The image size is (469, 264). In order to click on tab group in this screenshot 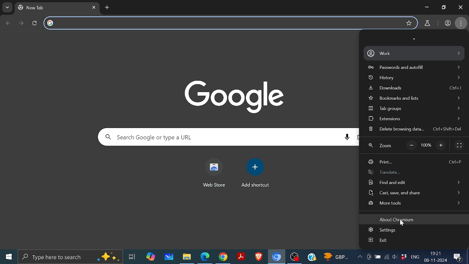, I will do `click(415, 109)`.